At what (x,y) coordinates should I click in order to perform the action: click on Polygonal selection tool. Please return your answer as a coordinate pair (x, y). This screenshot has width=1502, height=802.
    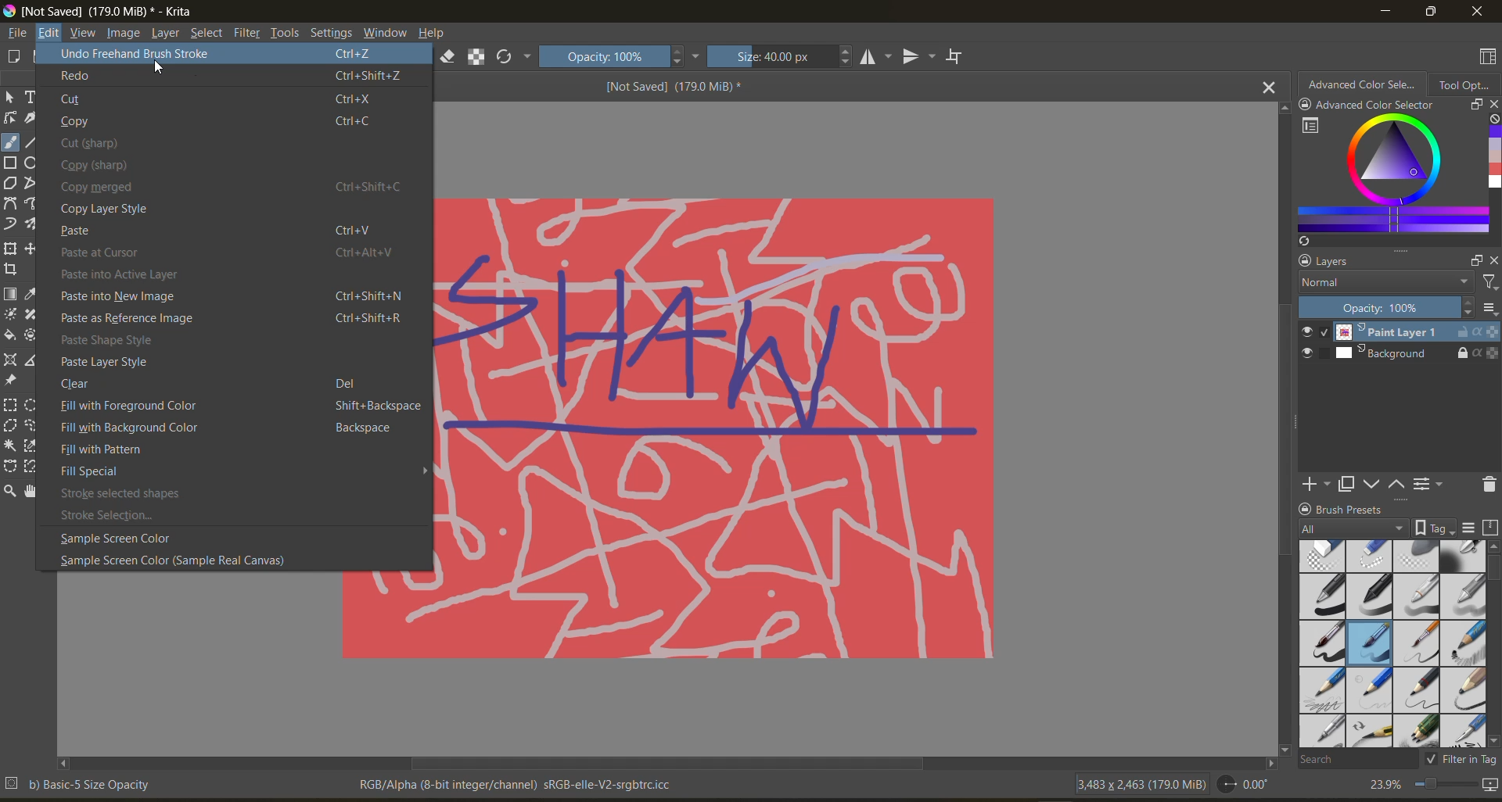
    Looking at the image, I should click on (12, 424).